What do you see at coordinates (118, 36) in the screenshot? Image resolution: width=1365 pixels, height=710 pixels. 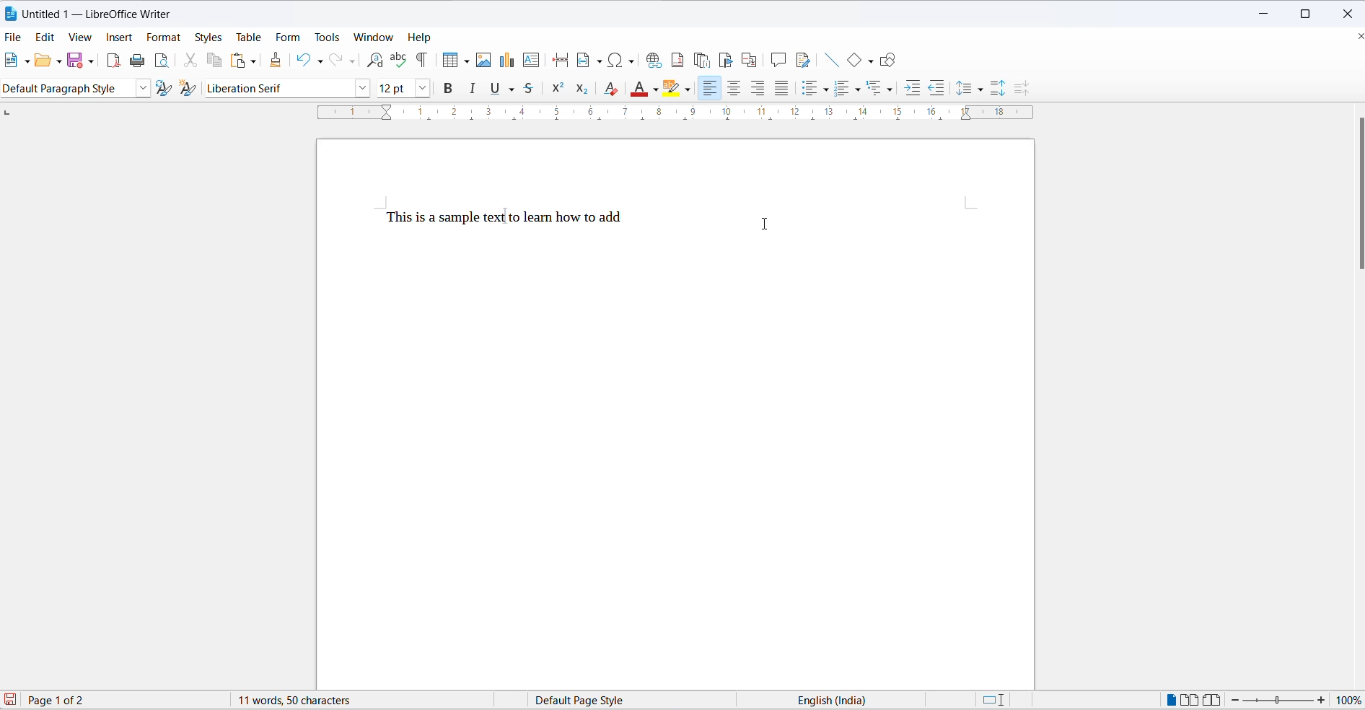 I see `insert` at bounding box center [118, 36].